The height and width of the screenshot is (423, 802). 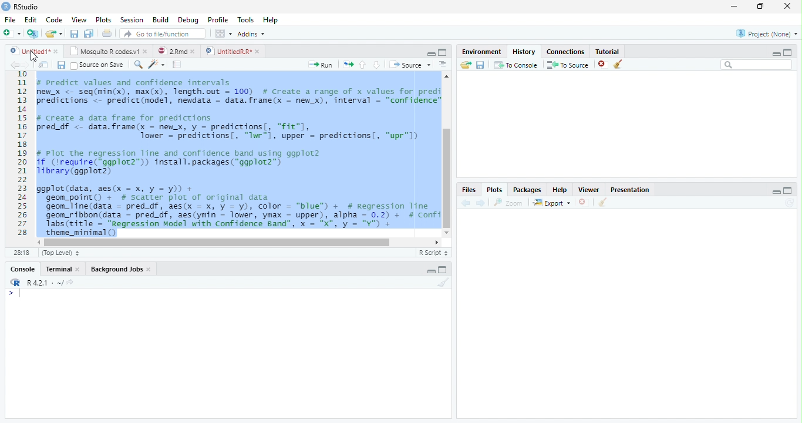 What do you see at coordinates (463, 203) in the screenshot?
I see `Back` at bounding box center [463, 203].